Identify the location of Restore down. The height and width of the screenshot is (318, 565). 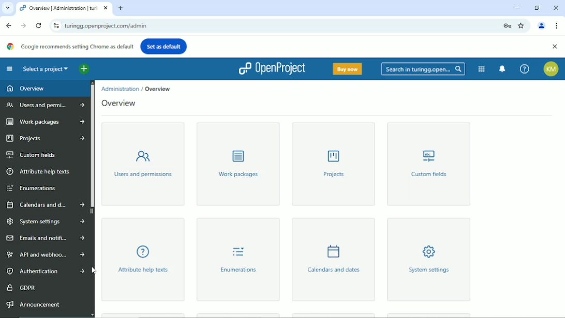
(537, 7).